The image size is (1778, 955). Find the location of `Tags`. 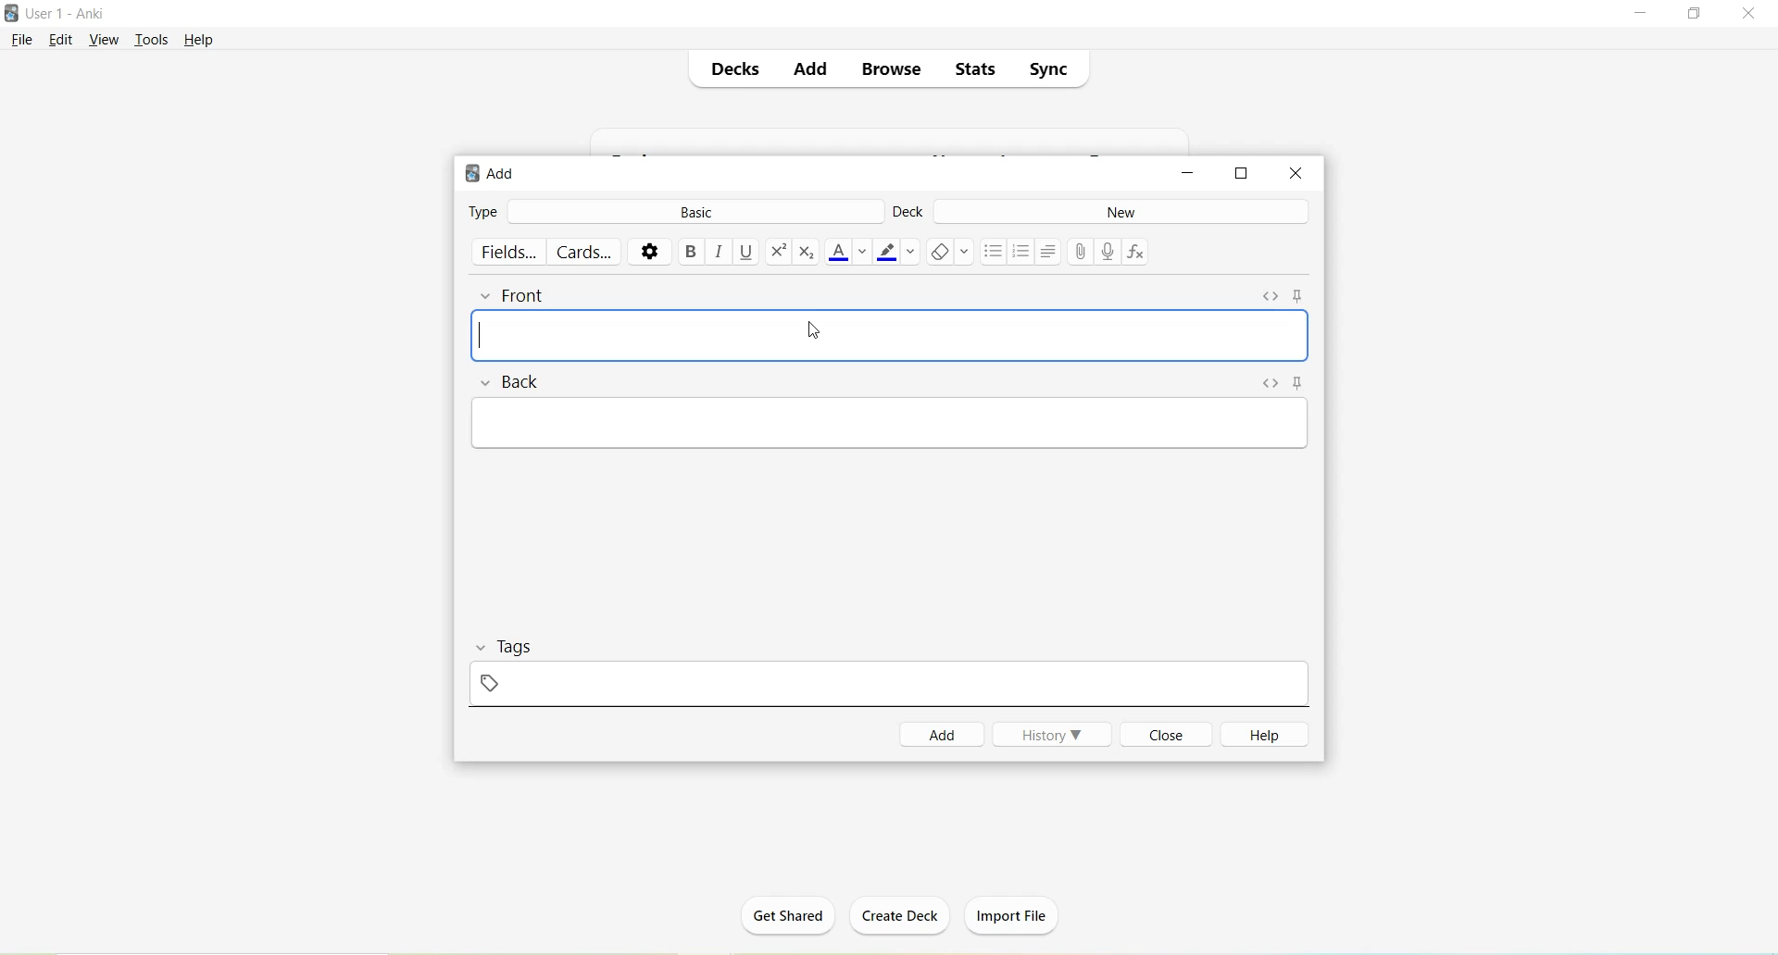

Tags is located at coordinates (526, 646).